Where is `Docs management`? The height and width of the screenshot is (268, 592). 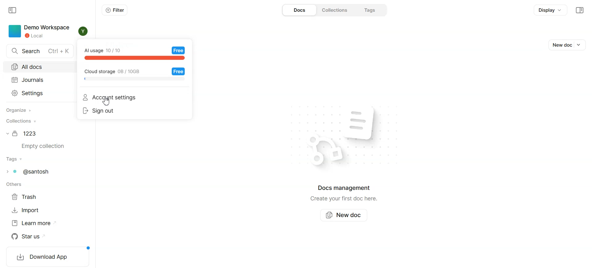 Docs management is located at coordinates (345, 188).